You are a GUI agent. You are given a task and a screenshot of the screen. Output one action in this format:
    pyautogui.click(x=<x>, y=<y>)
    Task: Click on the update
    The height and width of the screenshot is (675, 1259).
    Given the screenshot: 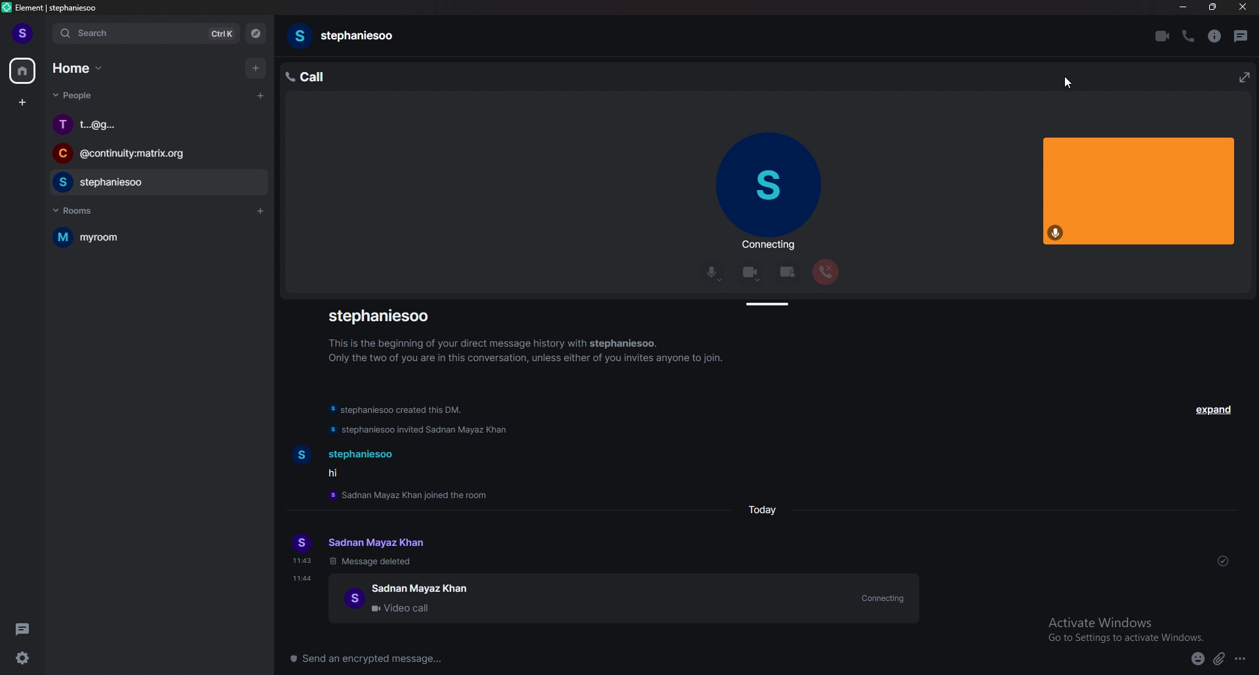 What is the action you would take?
    pyautogui.click(x=399, y=410)
    